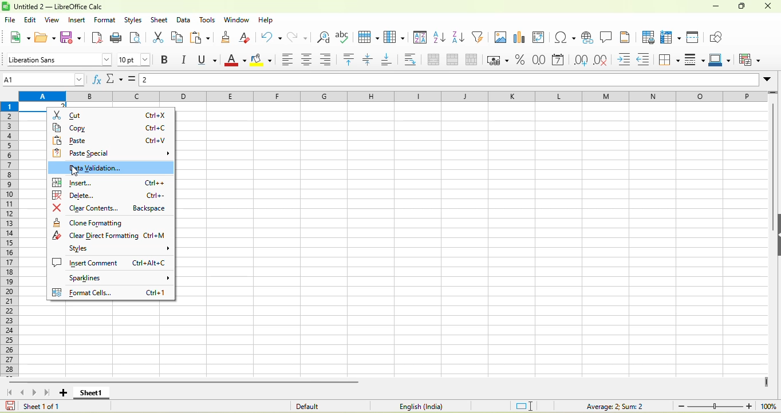  I want to click on zoom , so click(716, 406).